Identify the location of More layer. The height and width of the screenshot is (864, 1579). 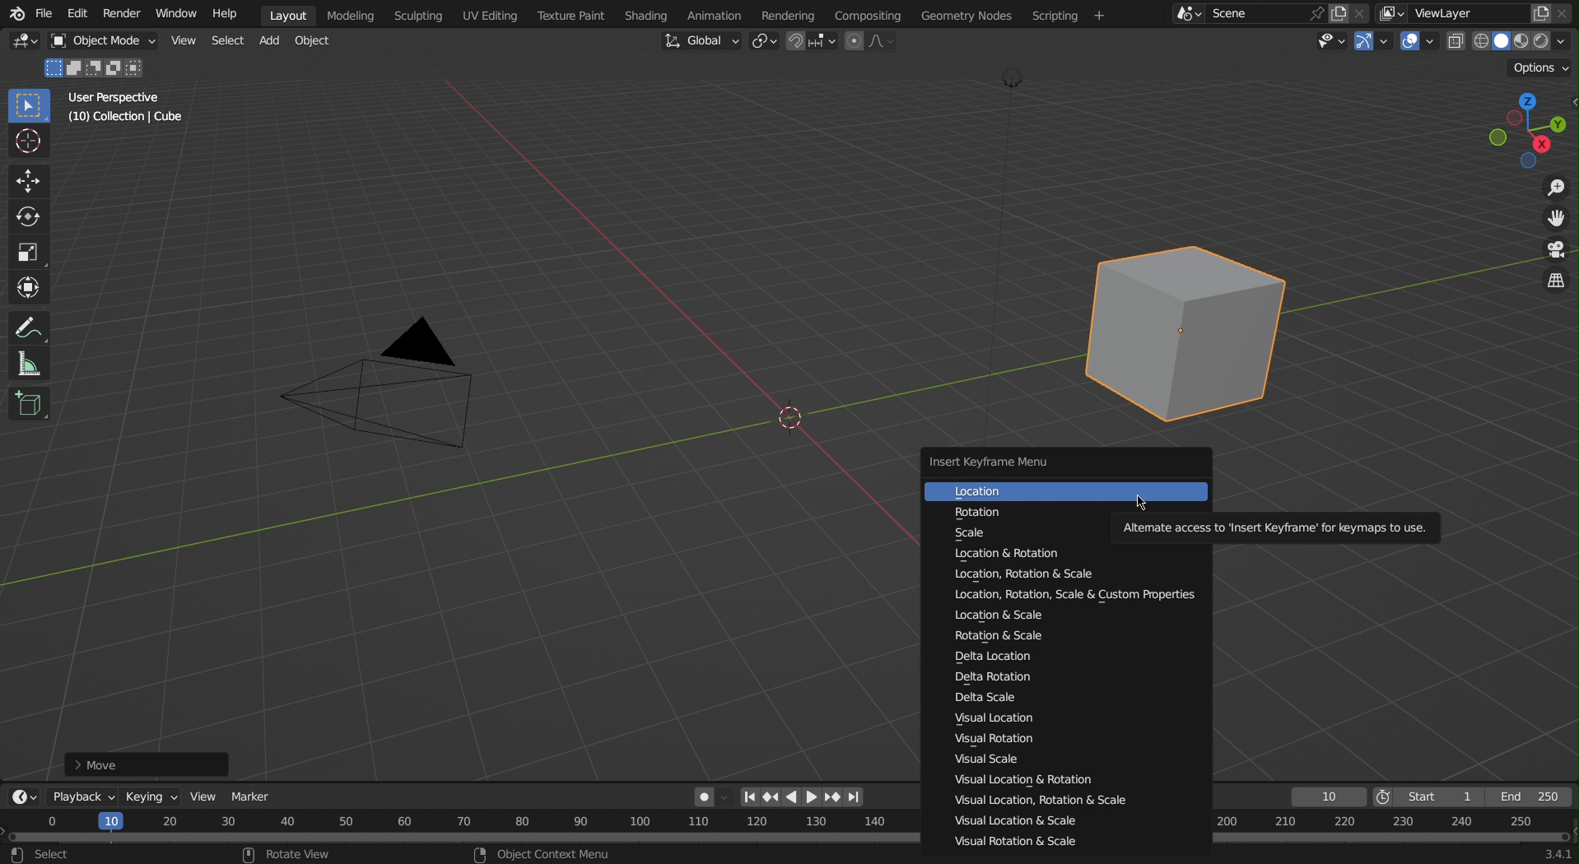
(1392, 14).